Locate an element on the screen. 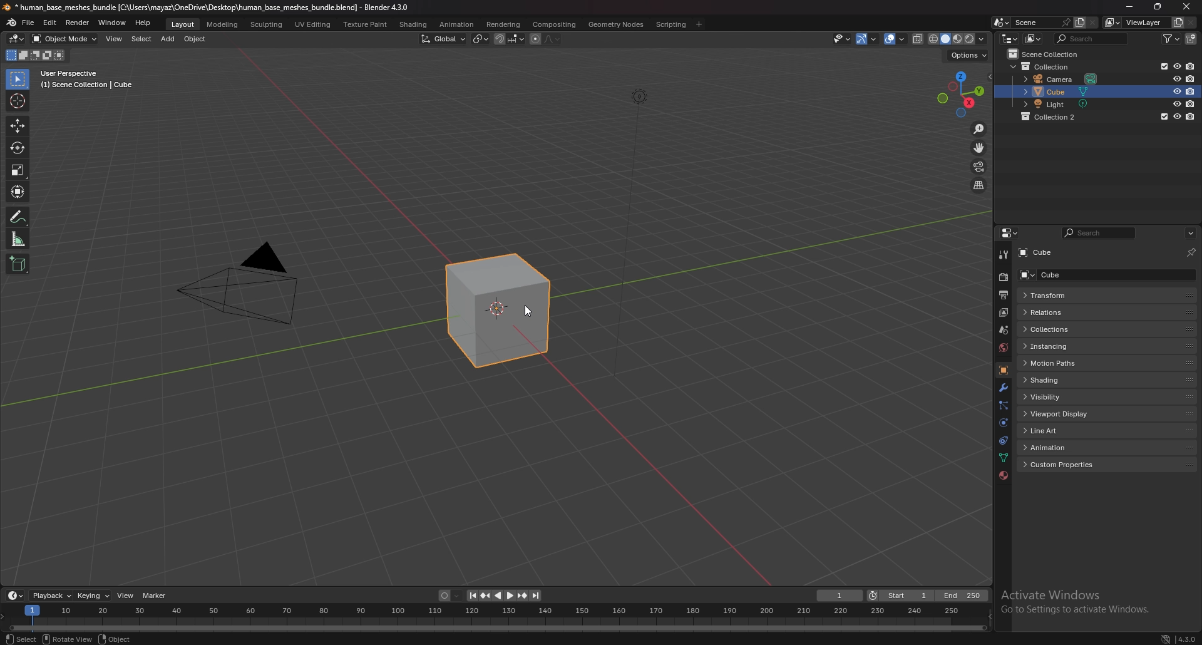 Image resolution: width=1202 pixels, height=645 pixels. transform orientation is located at coordinates (444, 39).